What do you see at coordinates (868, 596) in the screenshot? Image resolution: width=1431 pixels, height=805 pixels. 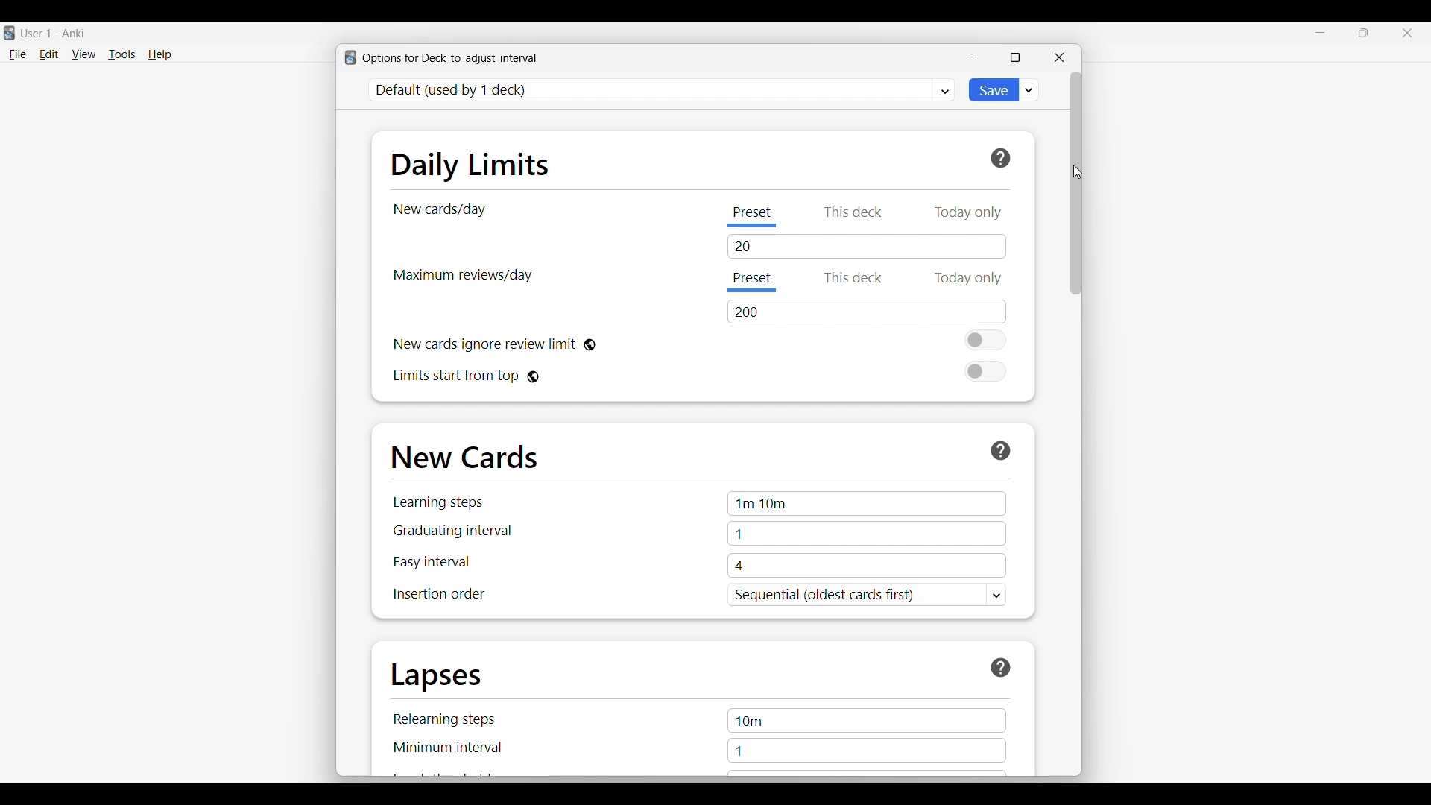 I see `Sequential (oldest cars first)` at bounding box center [868, 596].